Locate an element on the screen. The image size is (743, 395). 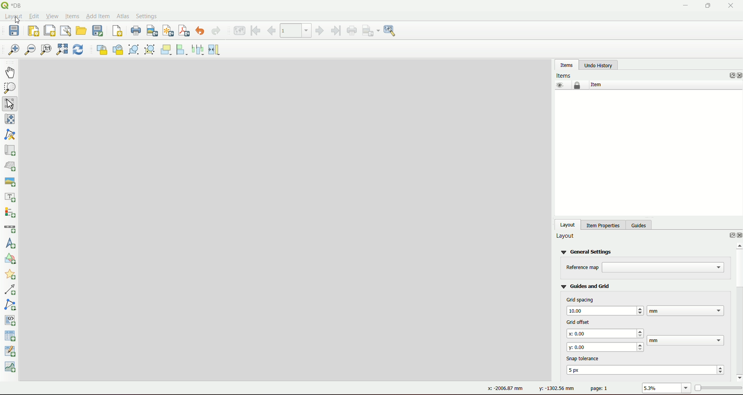
zoom is located at coordinates (10, 89).